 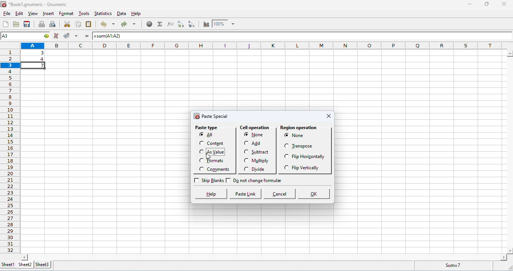 I want to click on multiply, so click(x=263, y=161).